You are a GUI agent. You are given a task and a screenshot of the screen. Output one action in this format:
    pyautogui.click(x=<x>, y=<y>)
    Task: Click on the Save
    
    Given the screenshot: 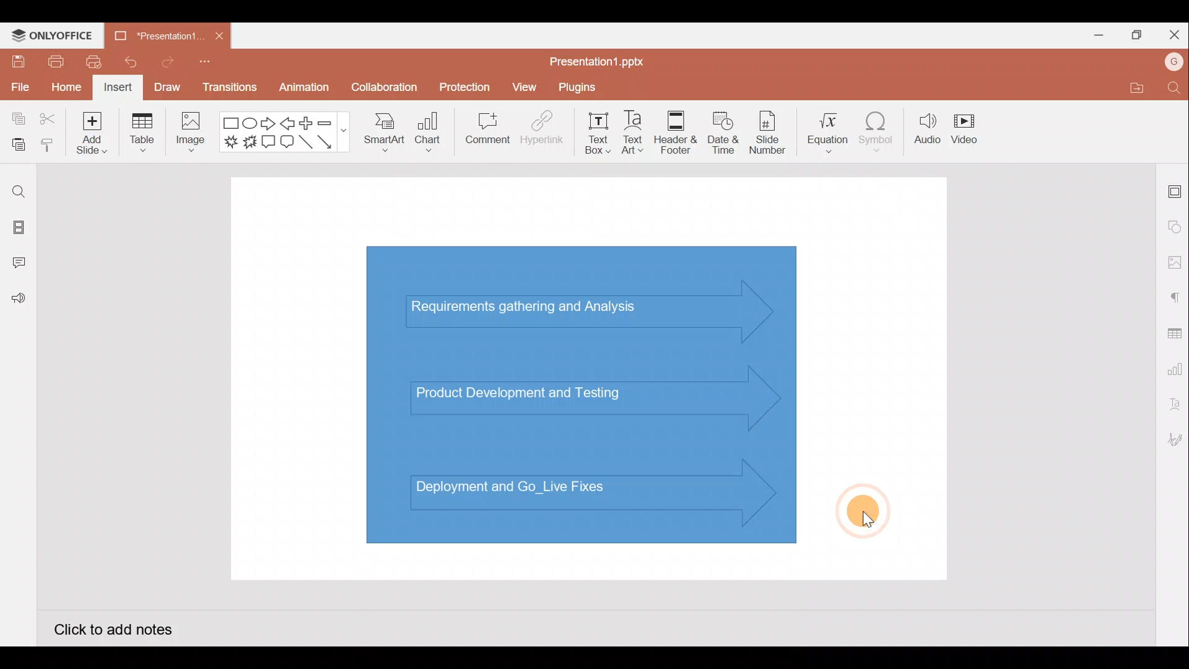 What is the action you would take?
    pyautogui.click(x=16, y=61)
    